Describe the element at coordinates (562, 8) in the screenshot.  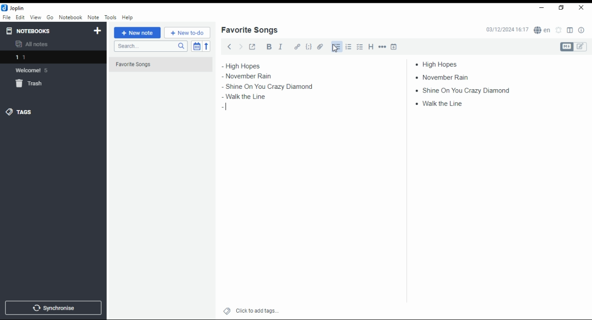
I see `restore` at that location.